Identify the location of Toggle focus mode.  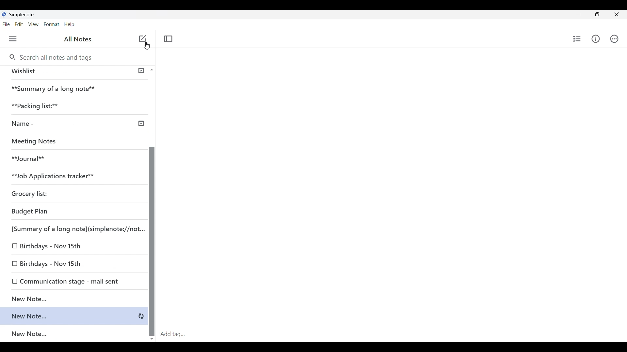
(169, 38).